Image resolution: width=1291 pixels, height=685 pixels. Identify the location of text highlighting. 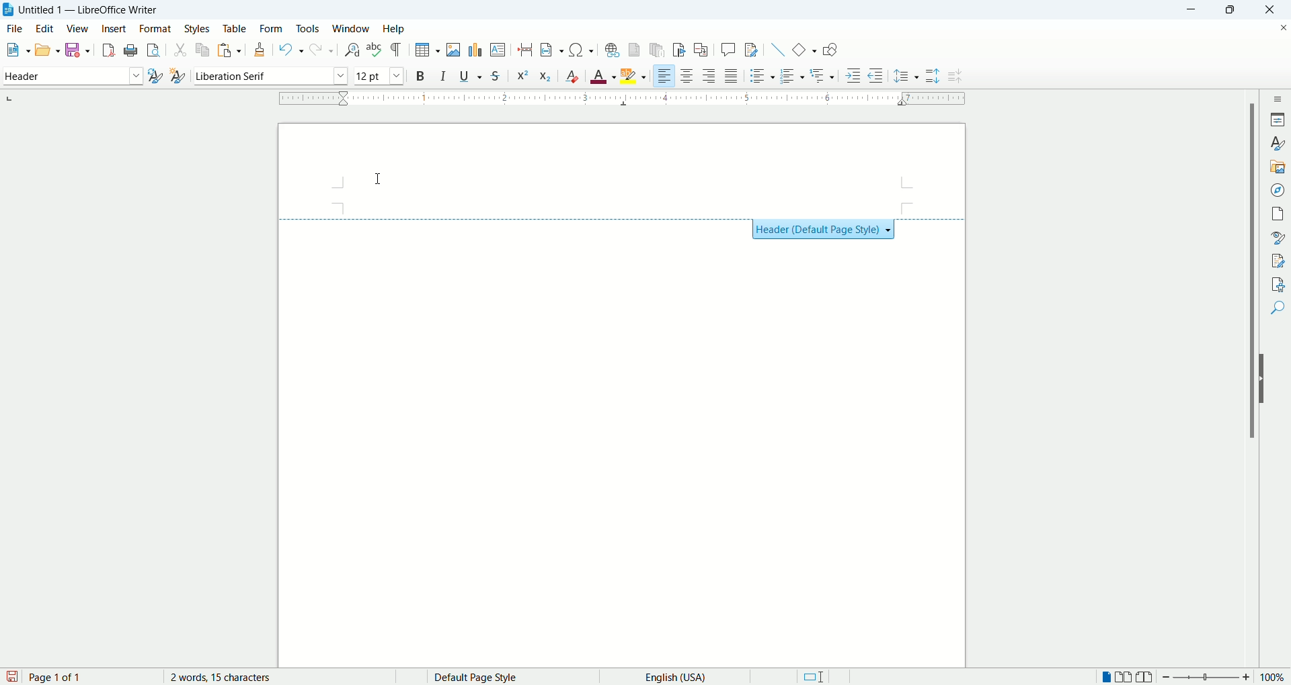
(635, 77).